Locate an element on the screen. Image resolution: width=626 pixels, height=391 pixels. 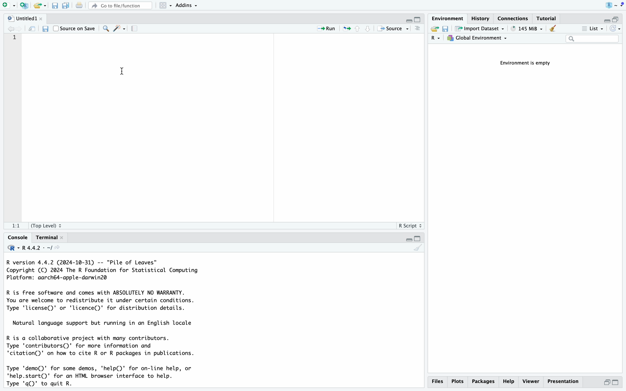
Untitled1 is located at coordinates (18, 18).